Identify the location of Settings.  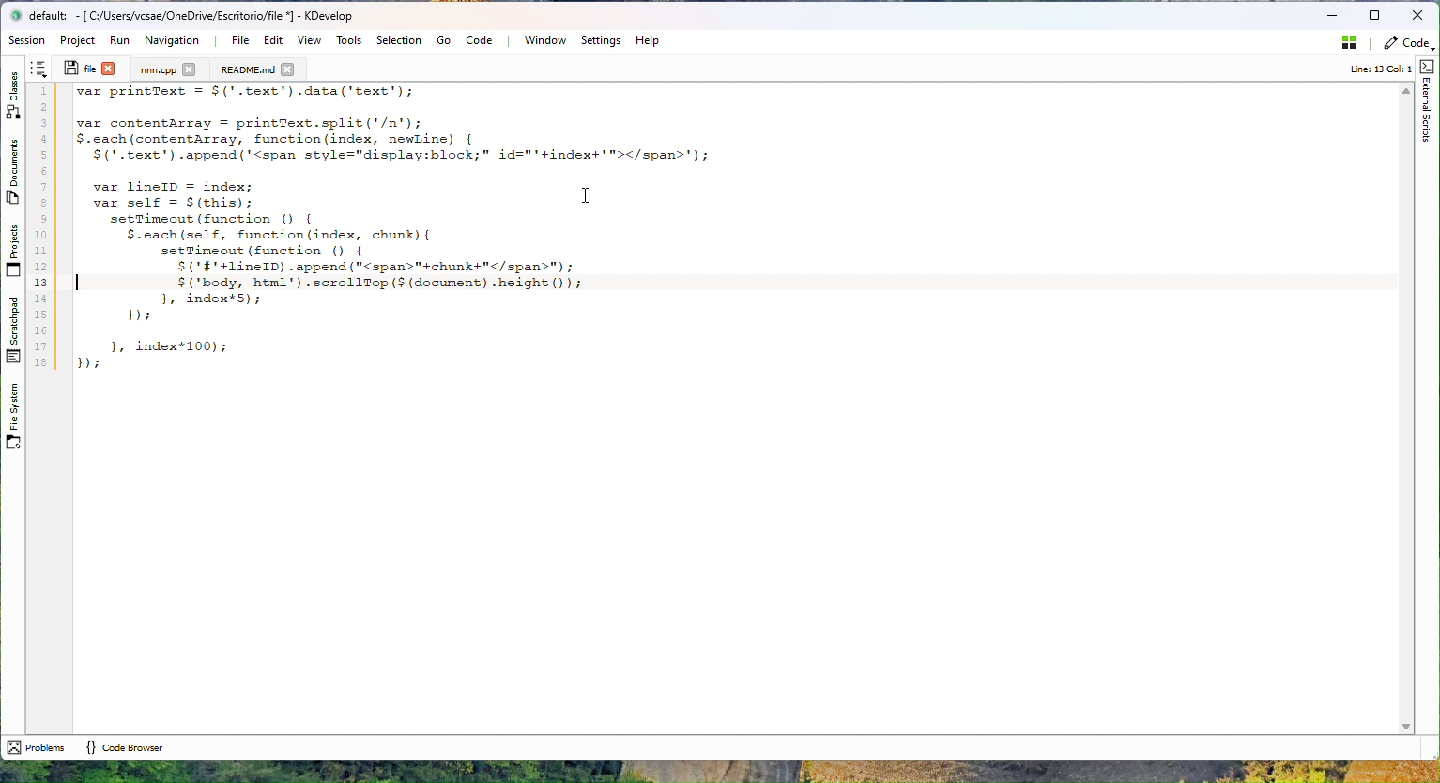
(600, 40).